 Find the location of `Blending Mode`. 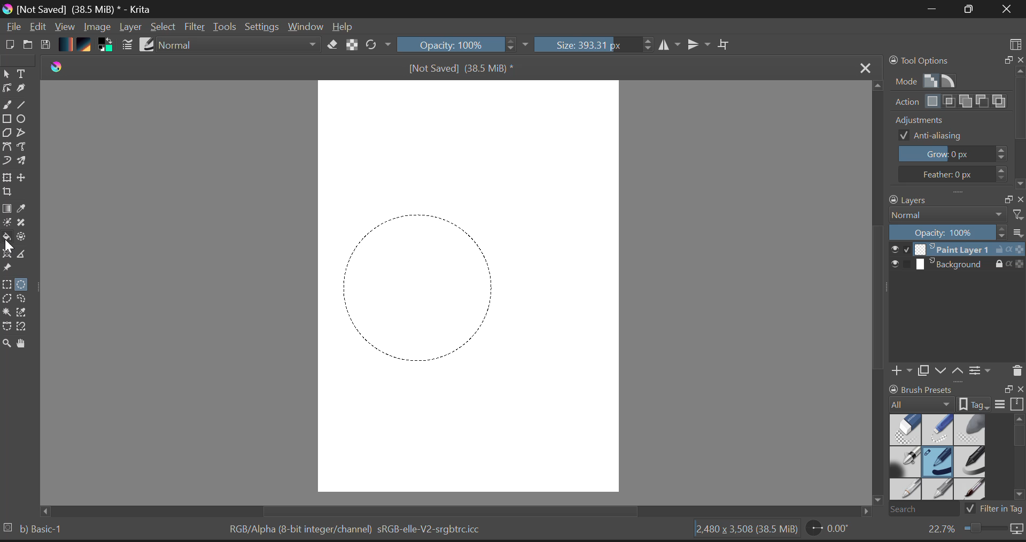

Blending Mode is located at coordinates (238, 46).